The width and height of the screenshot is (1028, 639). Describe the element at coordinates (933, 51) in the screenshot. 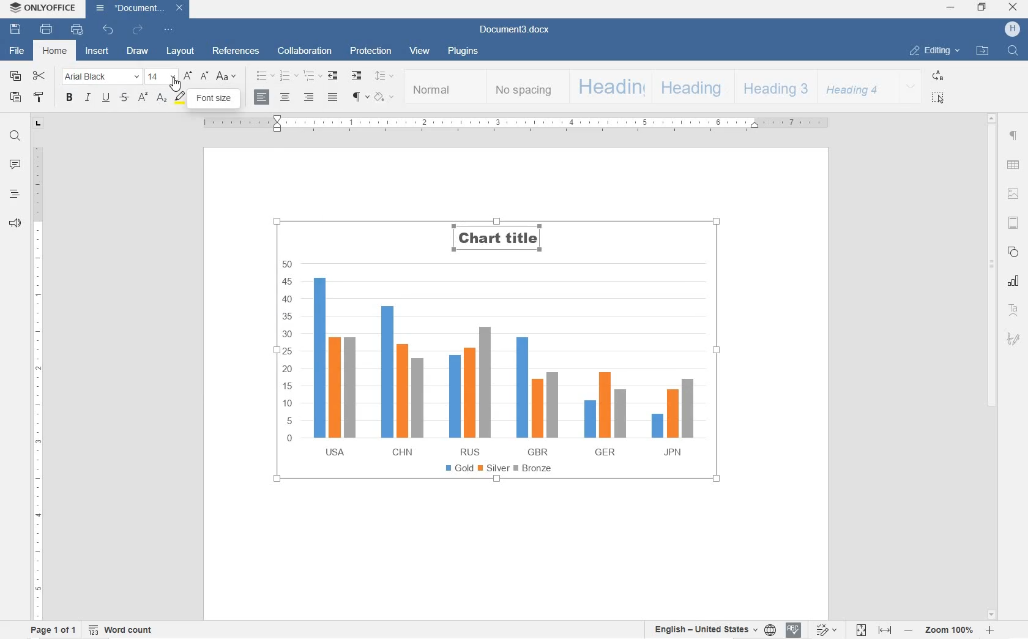

I see `EDITING` at that location.